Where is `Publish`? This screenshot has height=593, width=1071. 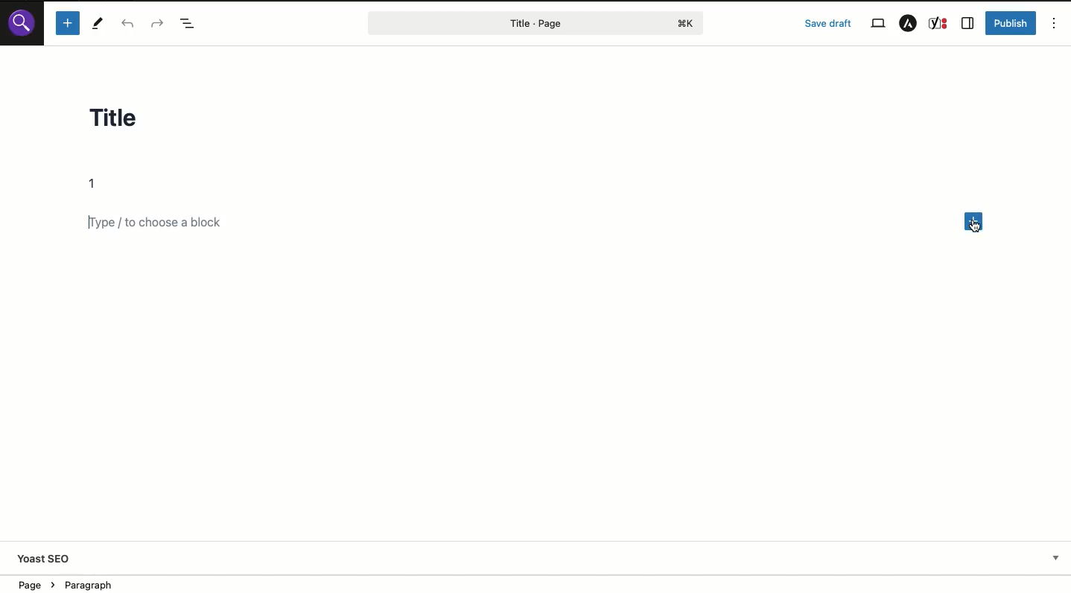
Publish is located at coordinates (1012, 23).